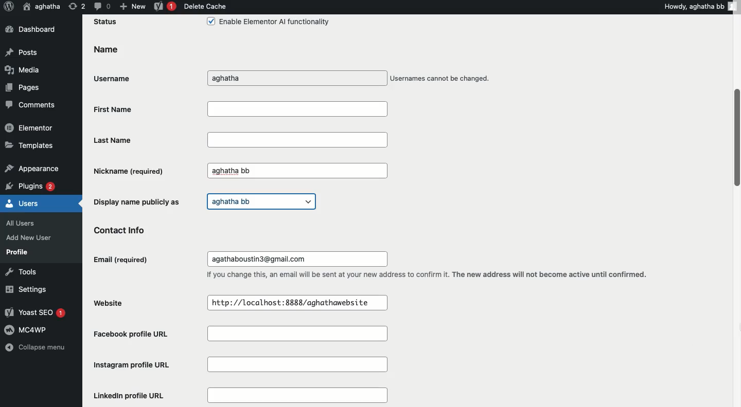 Image resolution: width=741 pixels, height=407 pixels. I want to click on MC4WP, so click(28, 329).